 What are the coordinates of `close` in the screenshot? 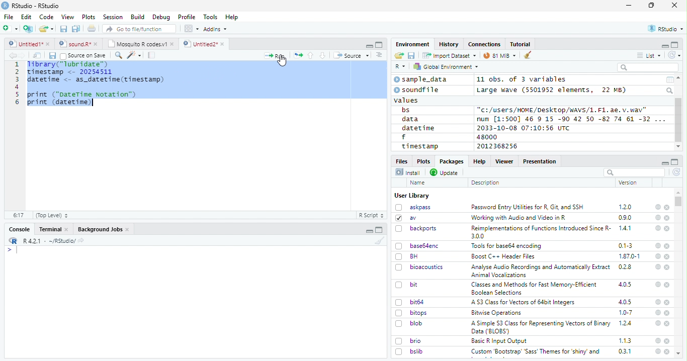 It's located at (667, 229).